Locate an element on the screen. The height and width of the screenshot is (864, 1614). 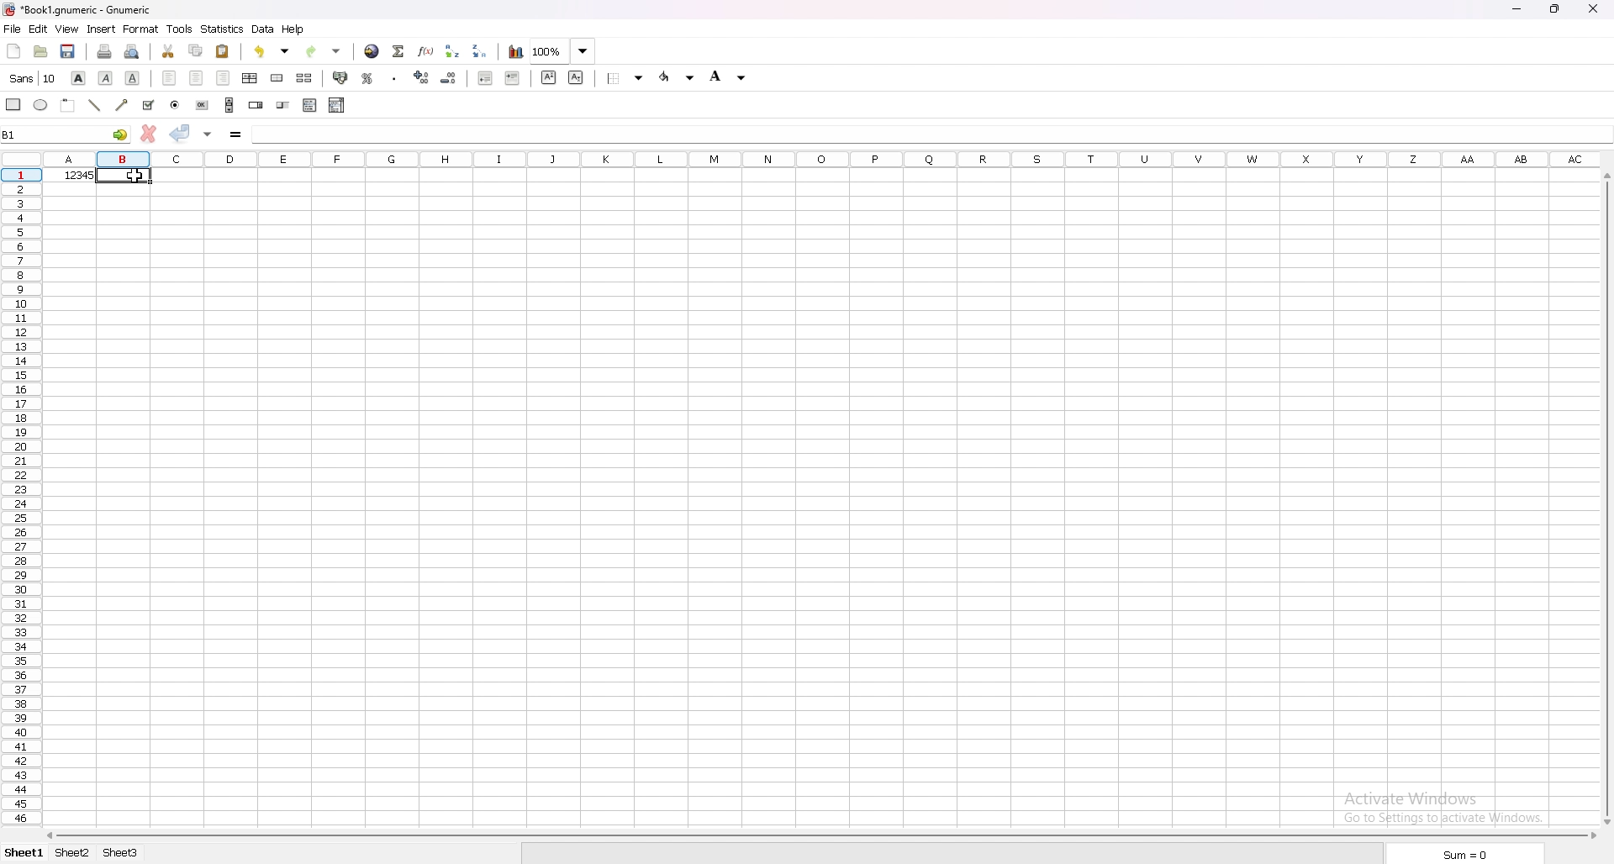
cut is located at coordinates (170, 51).